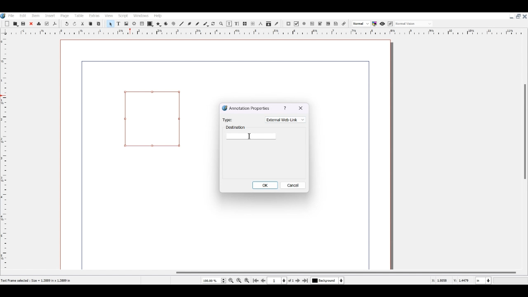 The height and width of the screenshot is (297, 528). I want to click on Go to Last Page, so click(306, 281).